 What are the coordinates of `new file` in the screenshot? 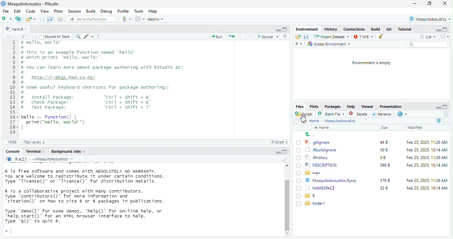 It's located at (8, 19).